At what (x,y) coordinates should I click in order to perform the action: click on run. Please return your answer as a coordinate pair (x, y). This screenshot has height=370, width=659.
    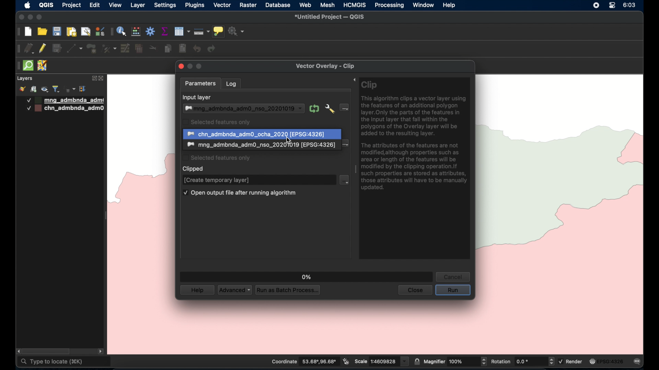
    Looking at the image, I should click on (453, 291).